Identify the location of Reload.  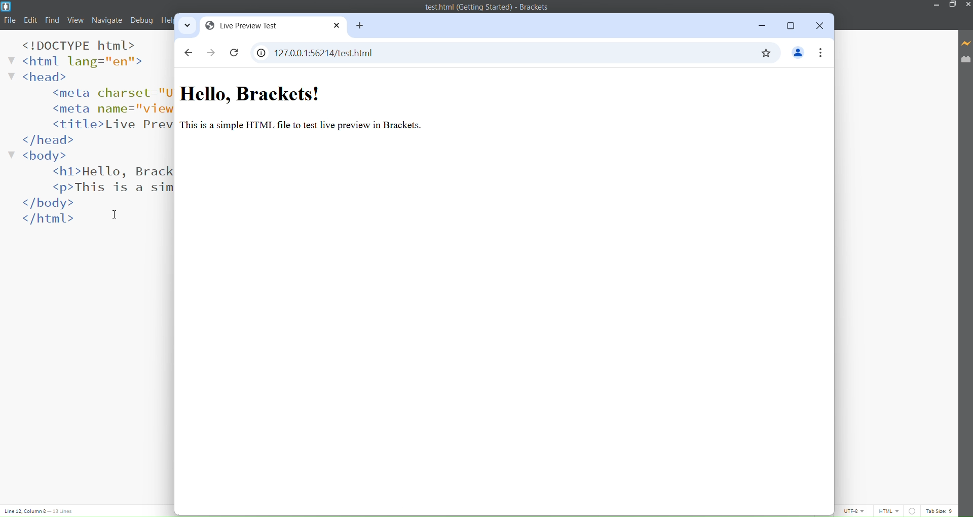
(235, 55).